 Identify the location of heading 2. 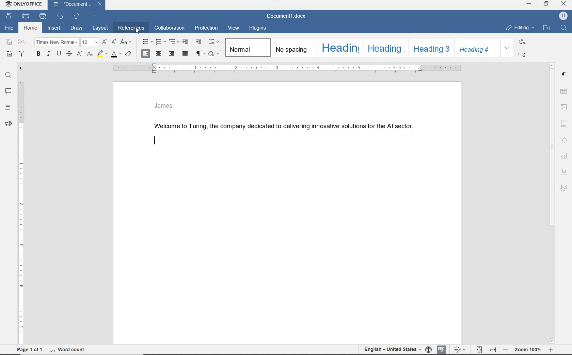
(385, 48).